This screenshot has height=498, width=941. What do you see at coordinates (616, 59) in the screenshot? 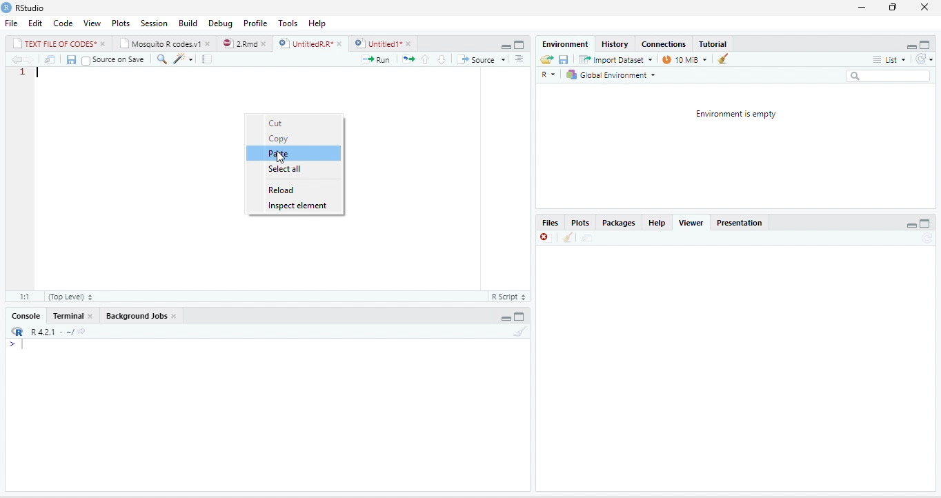
I see ` Import Dataset ` at bounding box center [616, 59].